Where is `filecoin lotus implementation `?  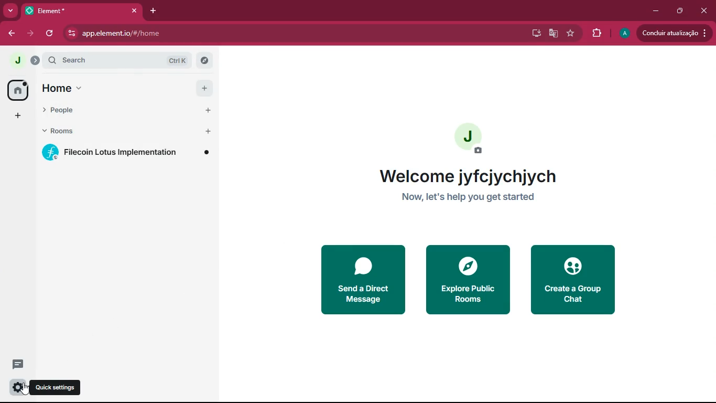 filecoin lotus implementation  is located at coordinates (129, 153).